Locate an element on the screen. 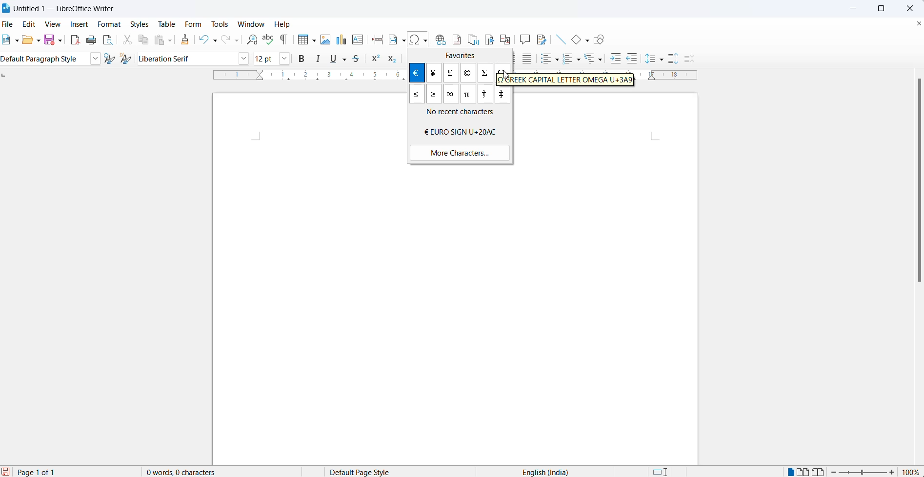 Image resolution: width=924 pixels, height=477 pixels. find and replace is located at coordinates (252, 39).